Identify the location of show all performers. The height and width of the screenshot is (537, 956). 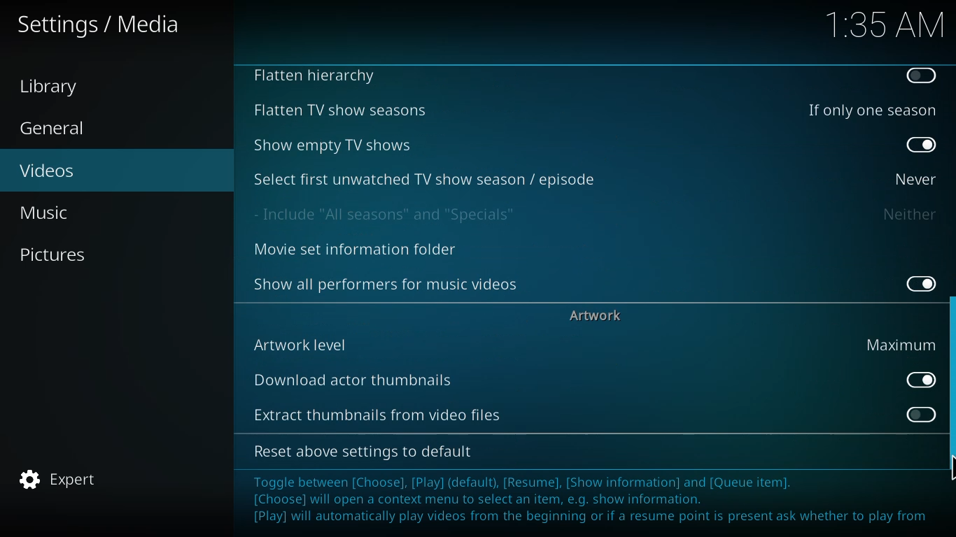
(387, 283).